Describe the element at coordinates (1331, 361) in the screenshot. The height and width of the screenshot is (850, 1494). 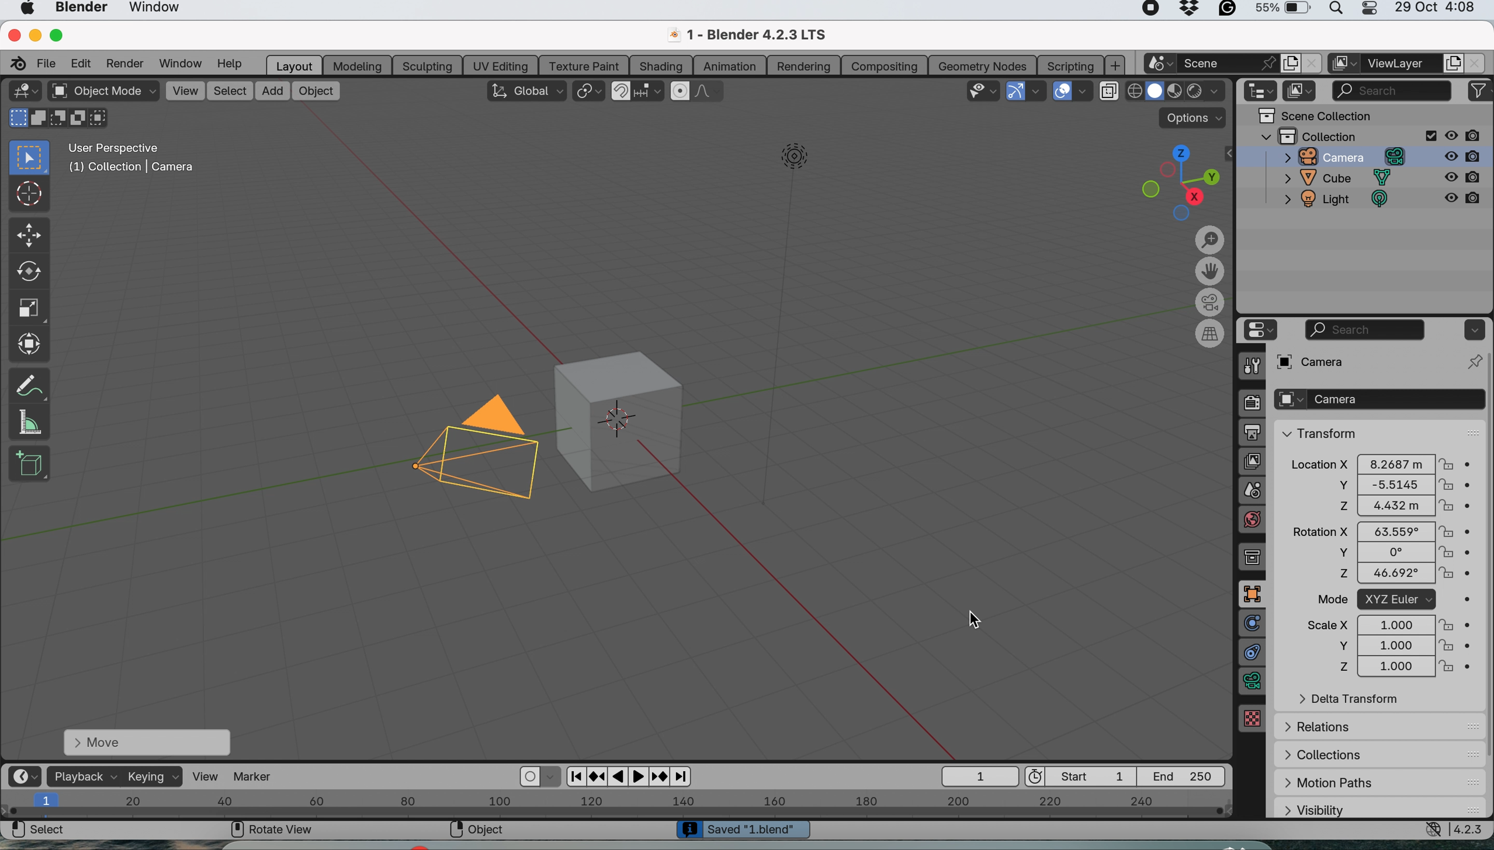
I see `camera` at that location.